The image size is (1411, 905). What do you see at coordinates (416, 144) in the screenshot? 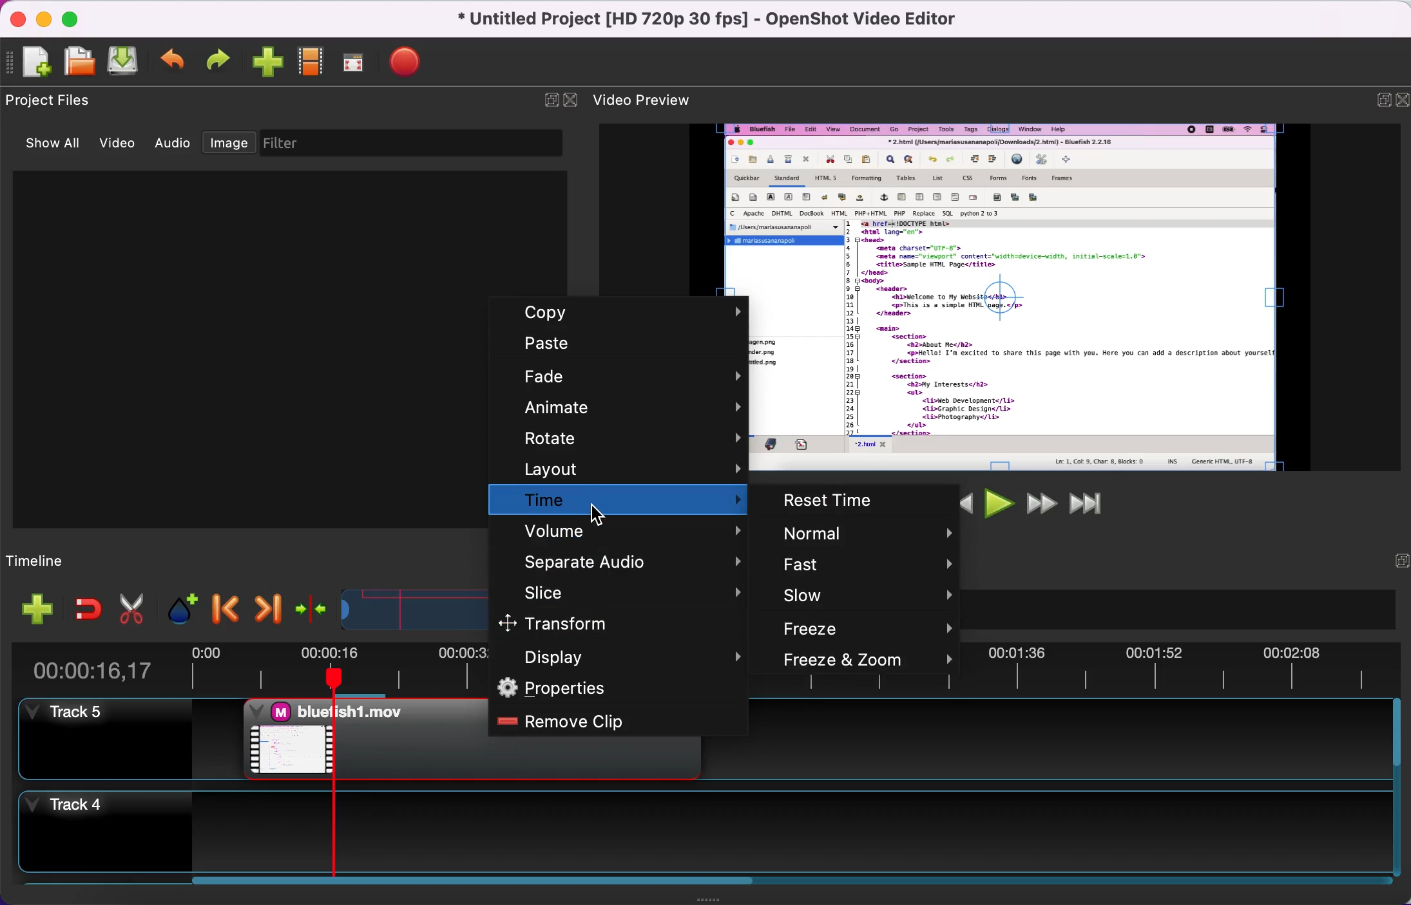
I see `filter` at bounding box center [416, 144].